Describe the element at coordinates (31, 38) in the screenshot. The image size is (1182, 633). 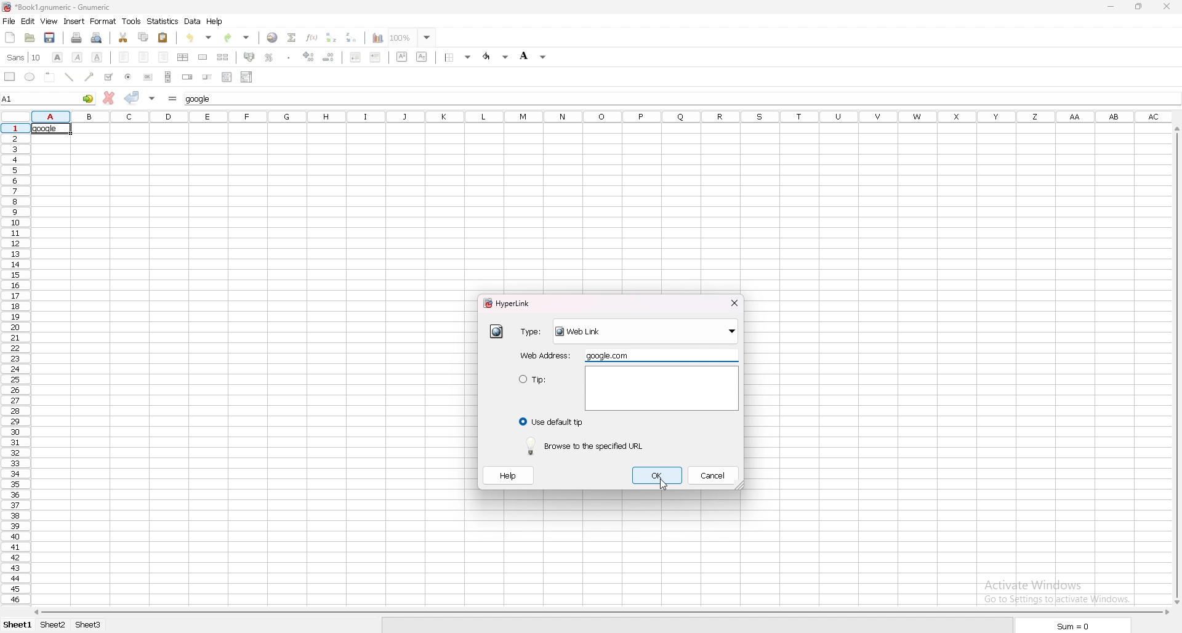
I see `open` at that location.